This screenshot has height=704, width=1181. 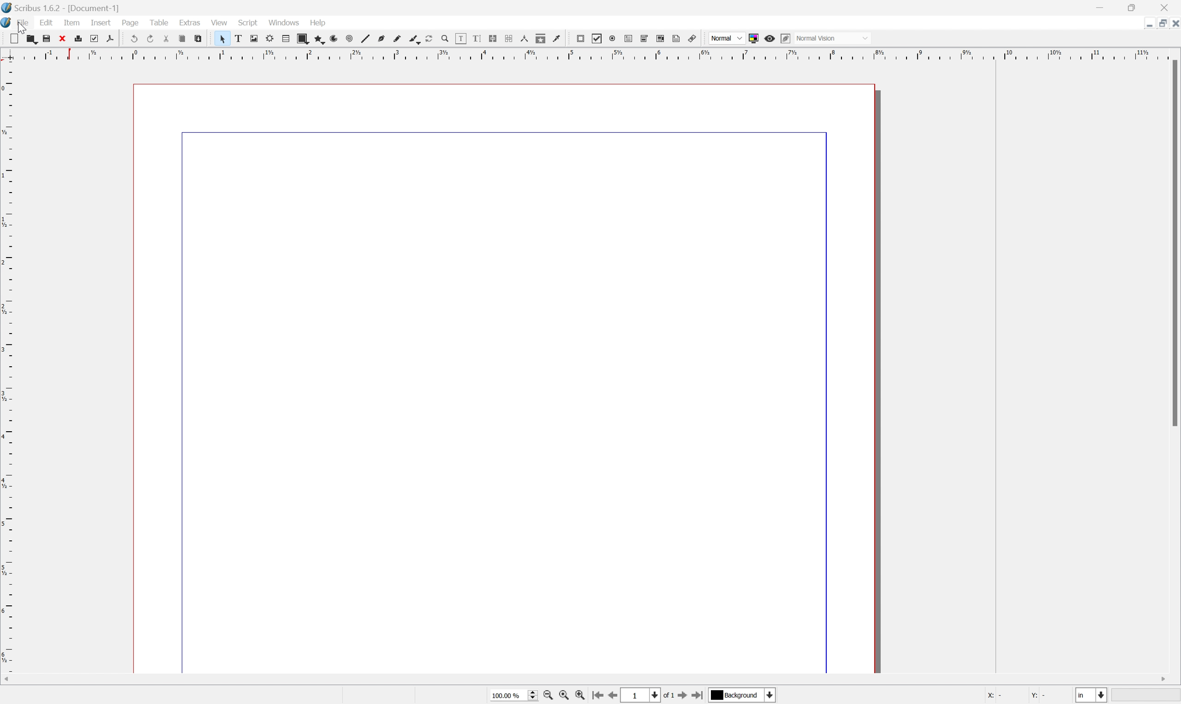 What do you see at coordinates (1173, 23) in the screenshot?
I see `Close` at bounding box center [1173, 23].